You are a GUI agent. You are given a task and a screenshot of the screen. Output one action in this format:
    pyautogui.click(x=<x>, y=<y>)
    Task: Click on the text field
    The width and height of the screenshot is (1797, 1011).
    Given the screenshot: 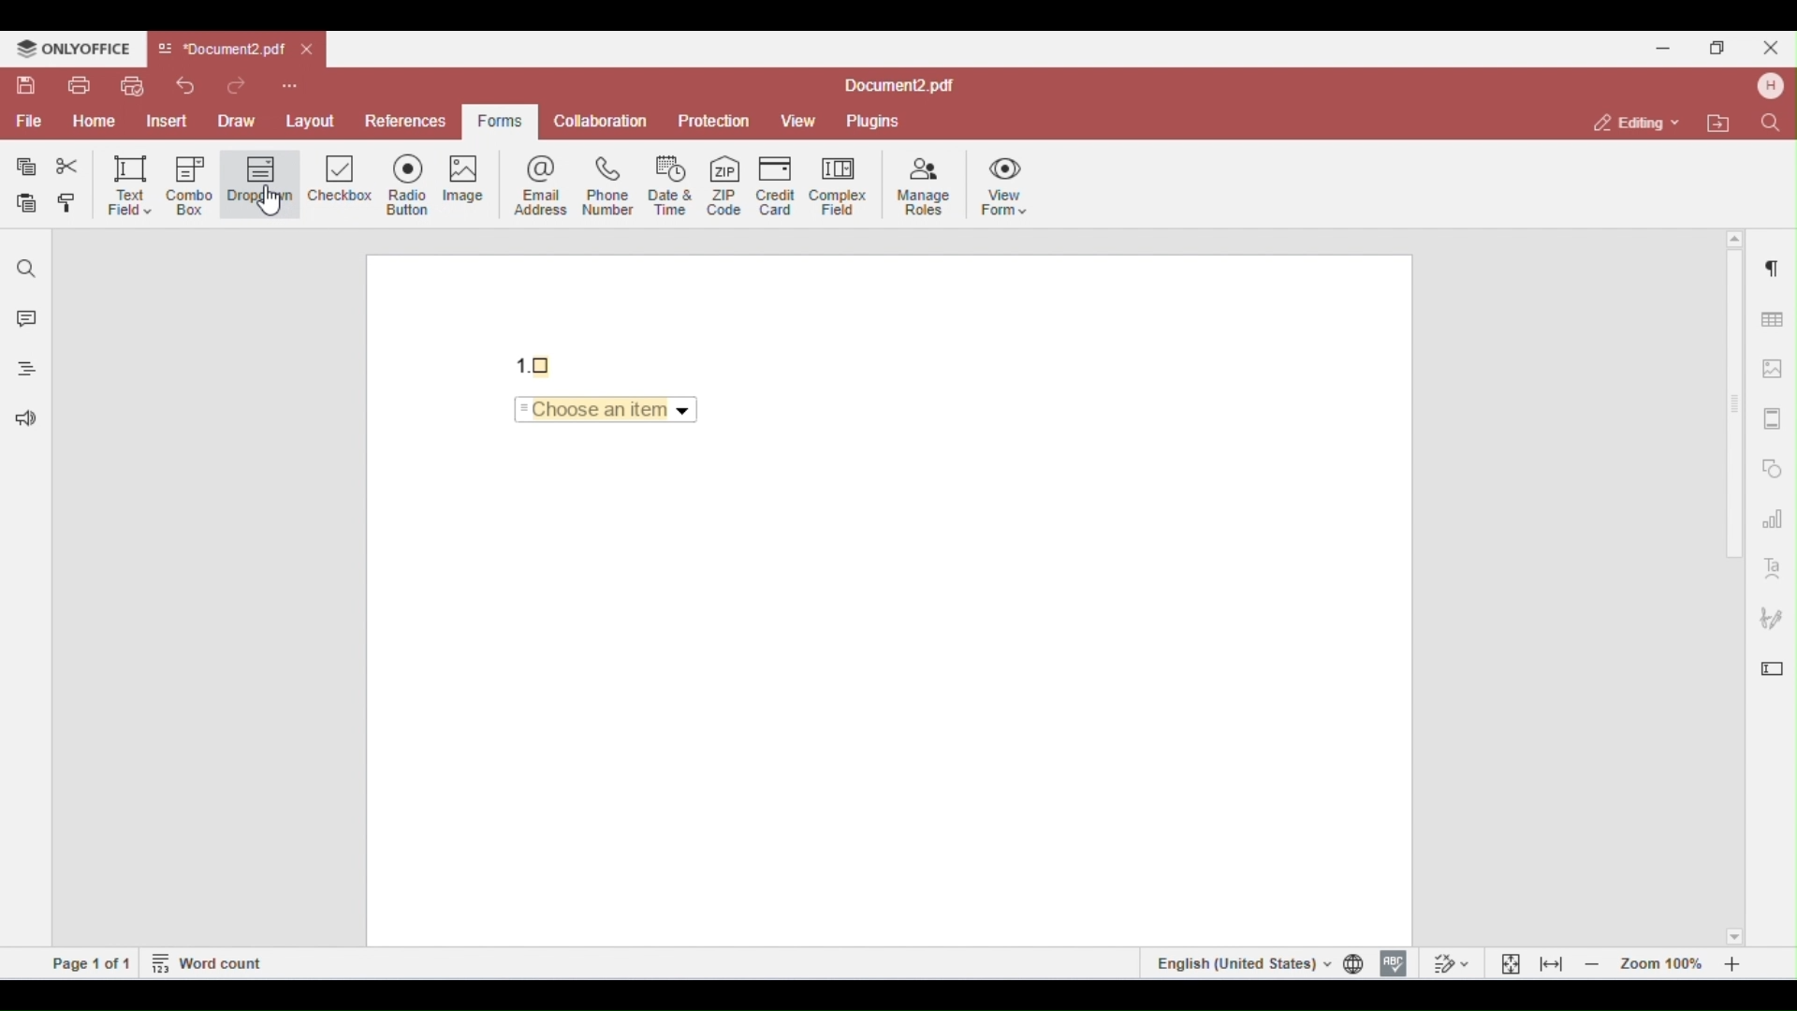 What is the action you would take?
    pyautogui.click(x=129, y=184)
    